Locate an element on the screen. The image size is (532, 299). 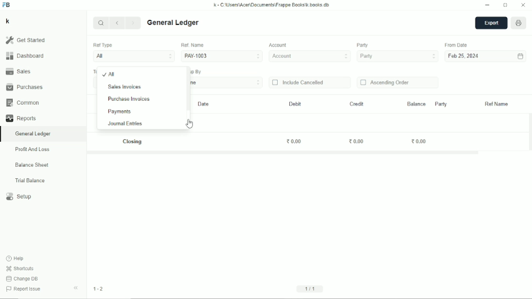
Change DB is located at coordinates (22, 279).